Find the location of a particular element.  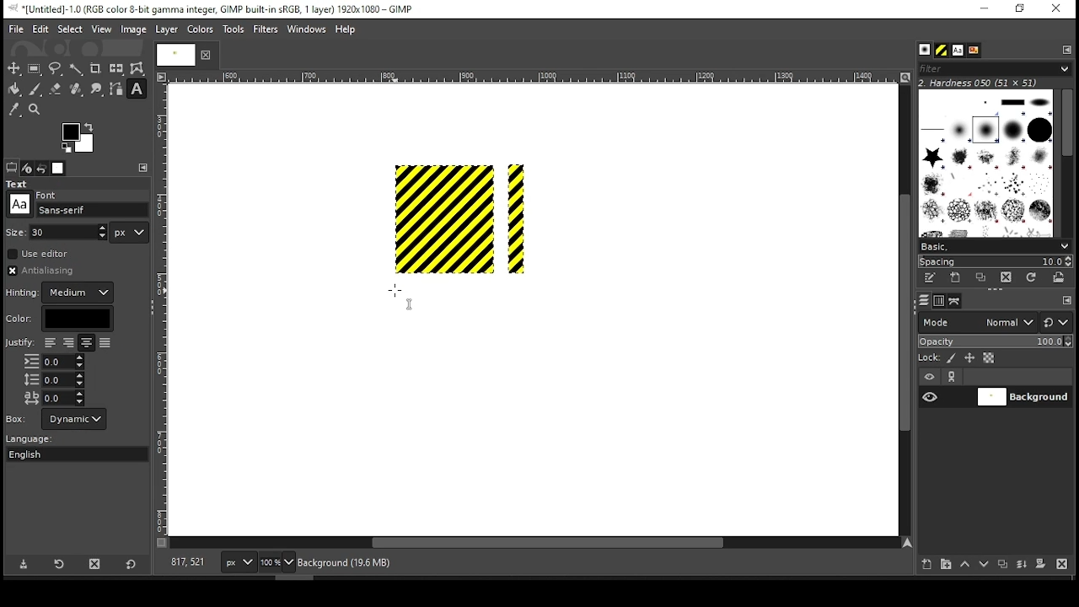

close is located at coordinates (204, 55).